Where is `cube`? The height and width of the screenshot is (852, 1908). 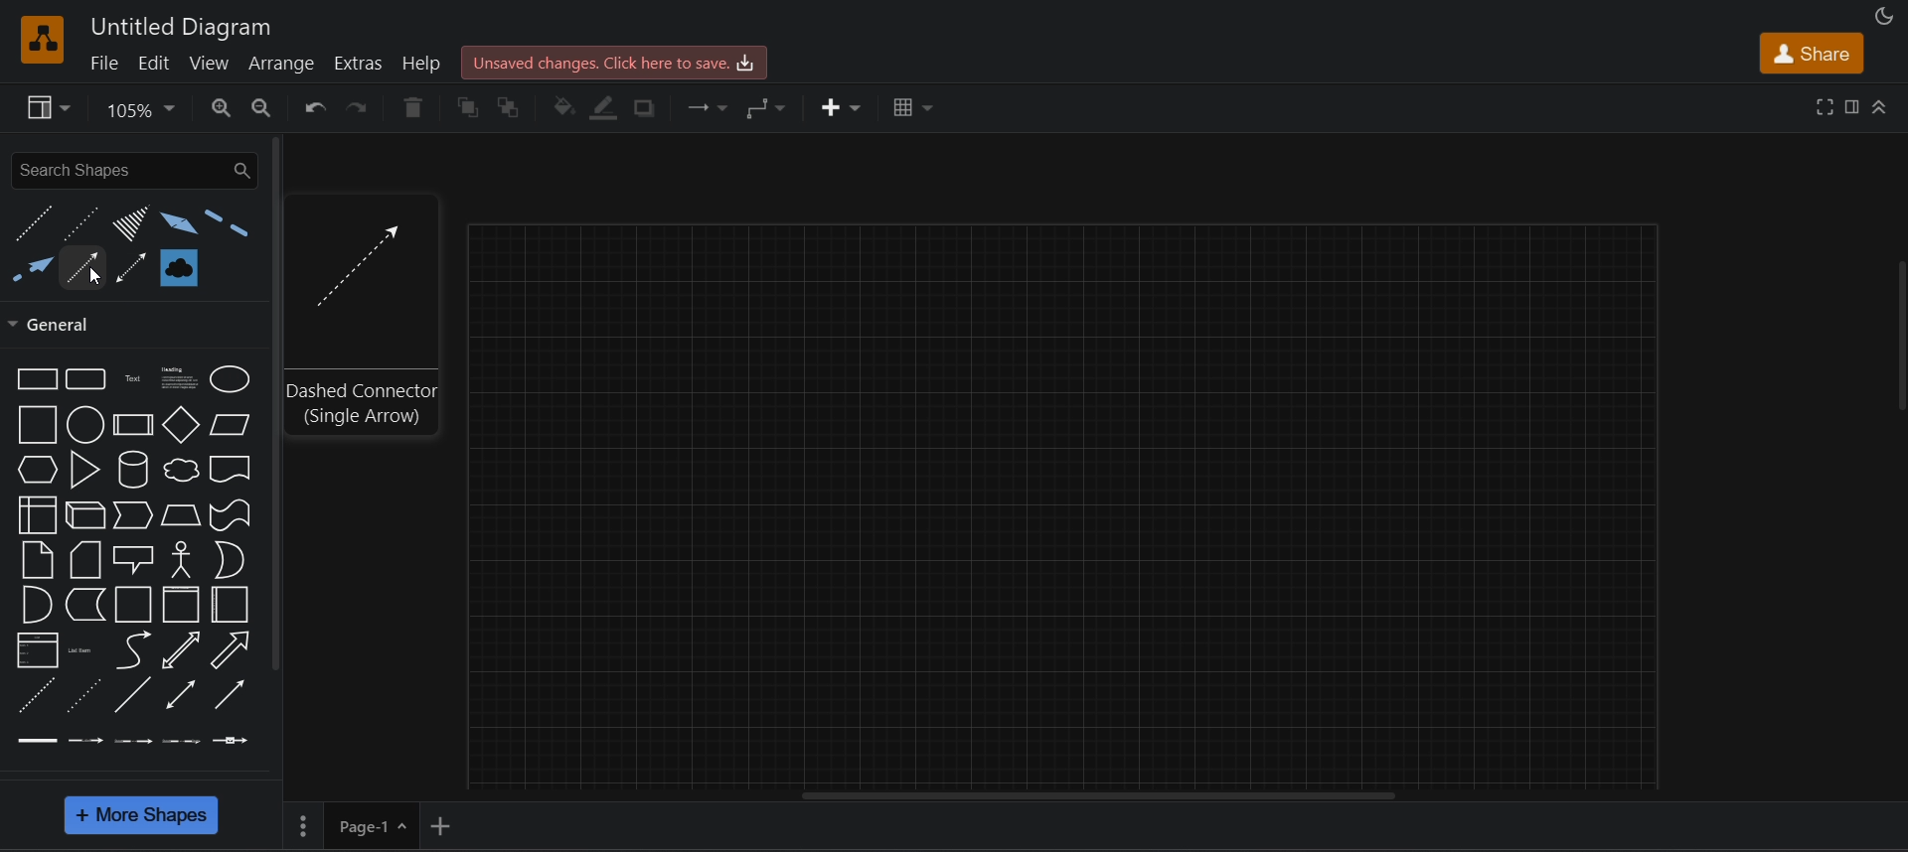
cube is located at coordinates (85, 514).